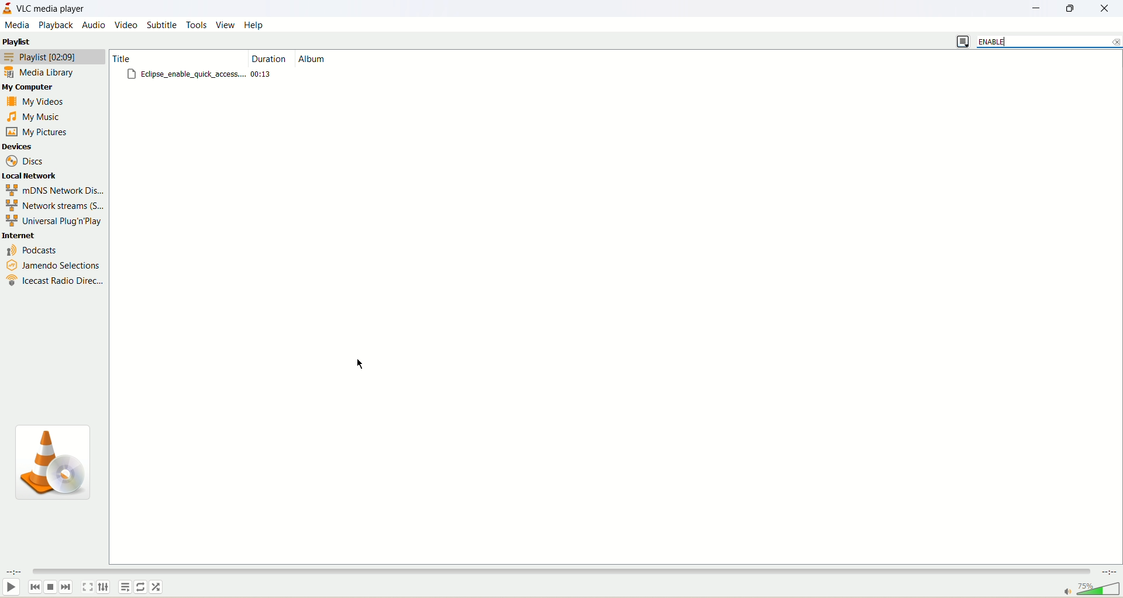 The height and width of the screenshot is (598, 1123). I want to click on previous, so click(35, 588).